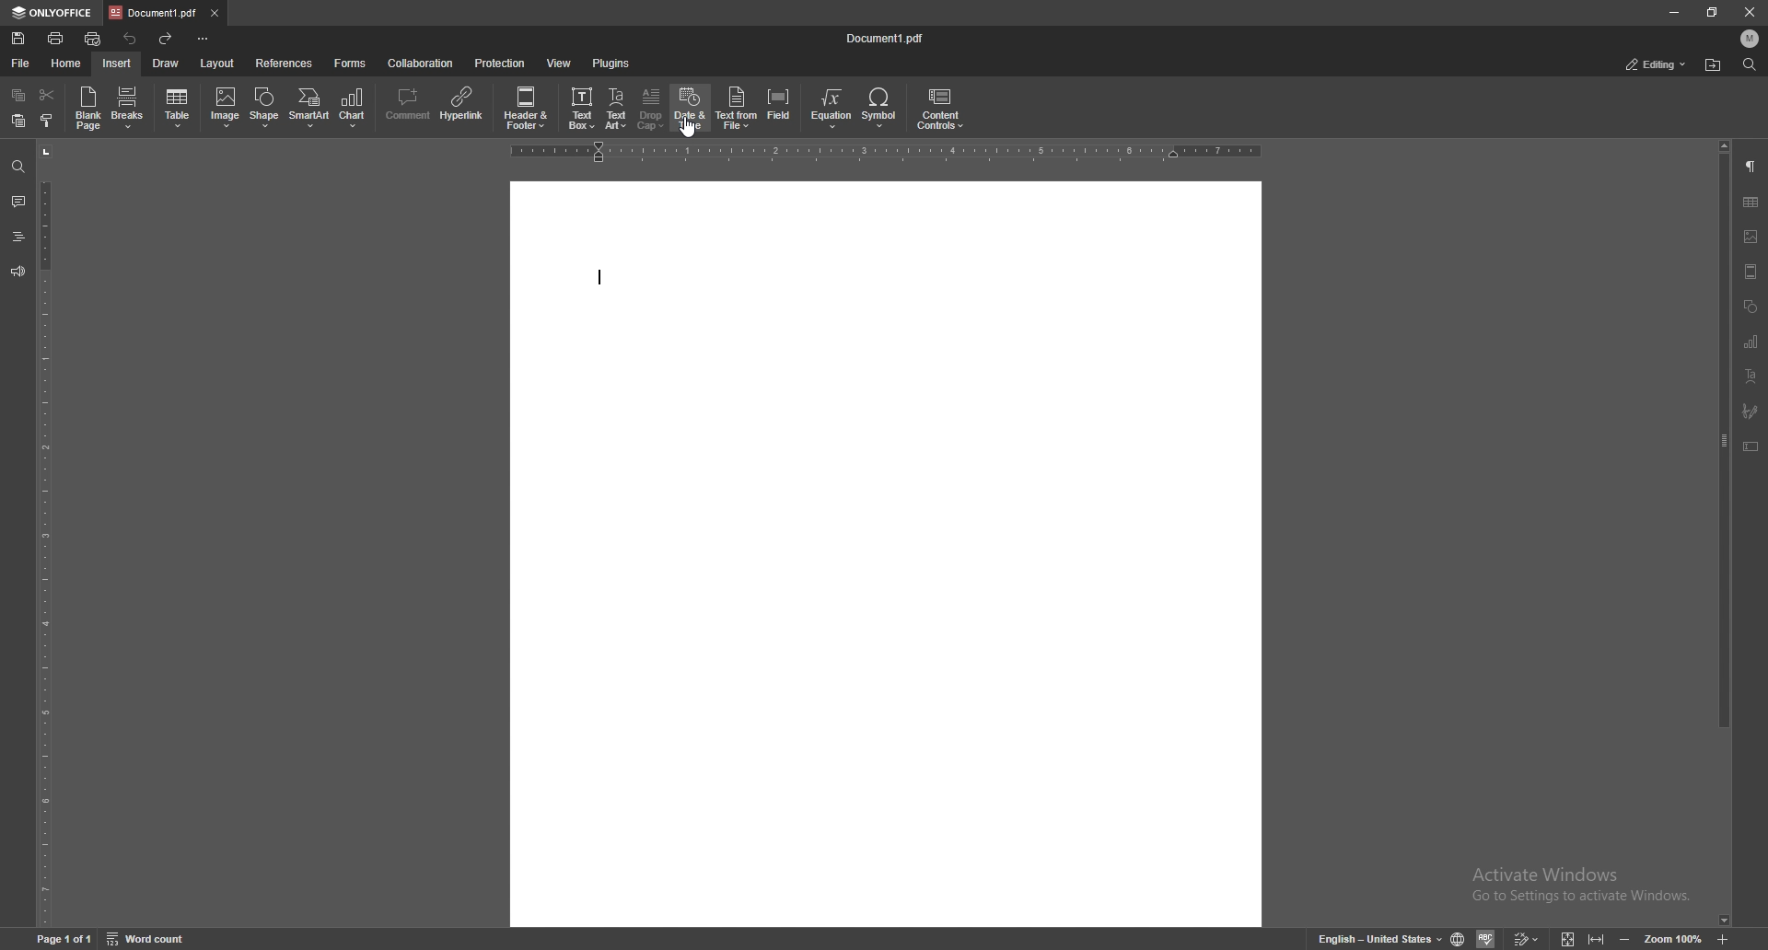  Describe the element at coordinates (203, 40) in the screenshot. I see `customize toolbar` at that location.